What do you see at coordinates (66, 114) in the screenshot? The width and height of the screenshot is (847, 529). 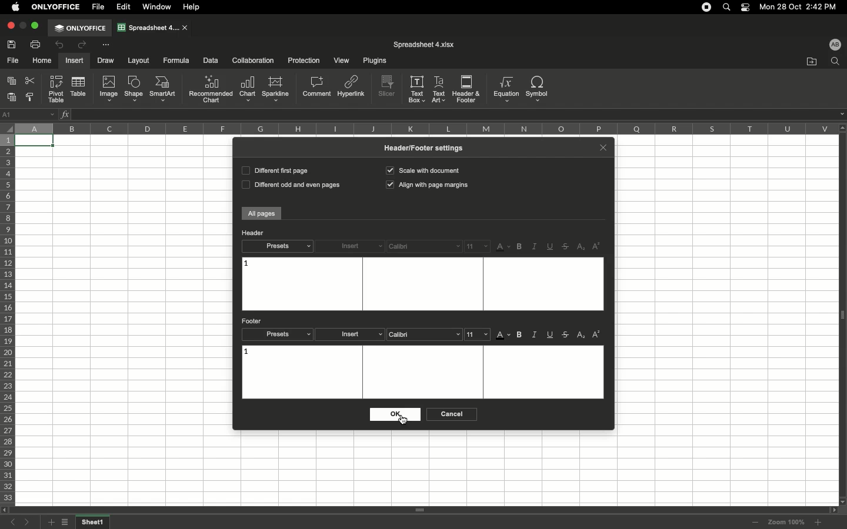 I see `Insert function` at bounding box center [66, 114].